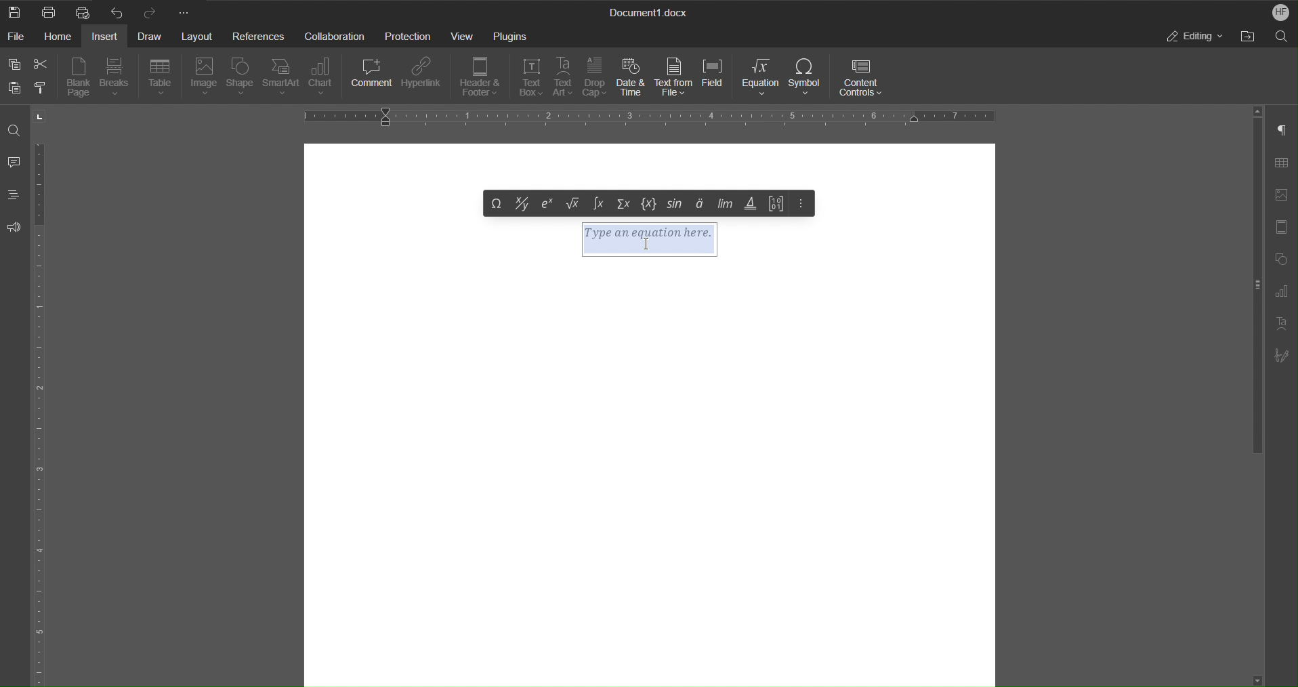 The height and width of the screenshot is (687, 1298). I want to click on Header/Footer, so click(1281, 226).